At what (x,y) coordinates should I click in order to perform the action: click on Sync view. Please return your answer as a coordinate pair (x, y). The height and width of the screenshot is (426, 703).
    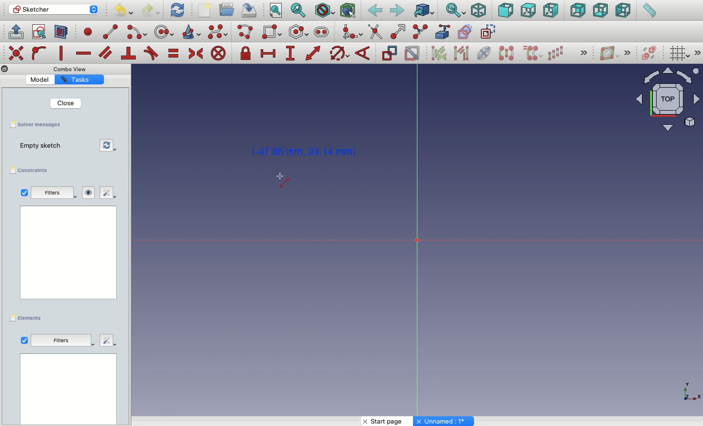
    Looking at the image, I should click on (455, 10).